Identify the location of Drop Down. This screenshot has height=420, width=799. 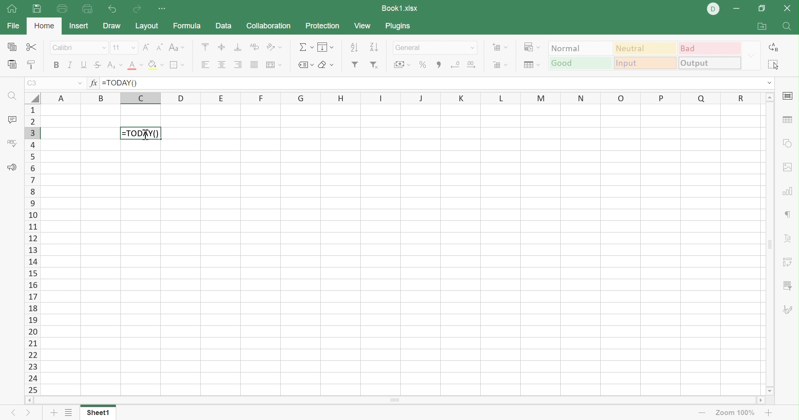
(104, 47).